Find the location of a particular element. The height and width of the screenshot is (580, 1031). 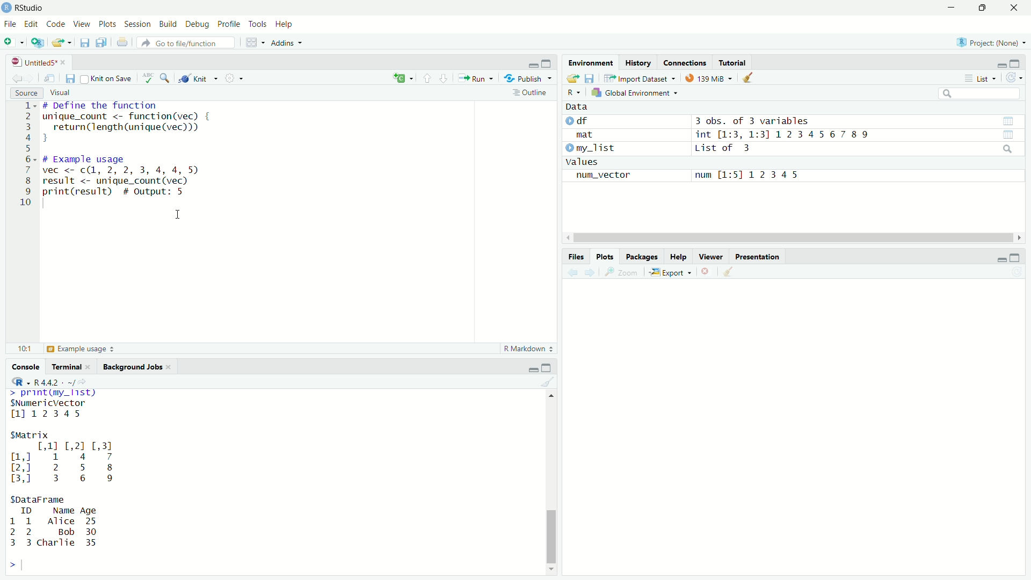

new file is located at coordinates (9, 41).